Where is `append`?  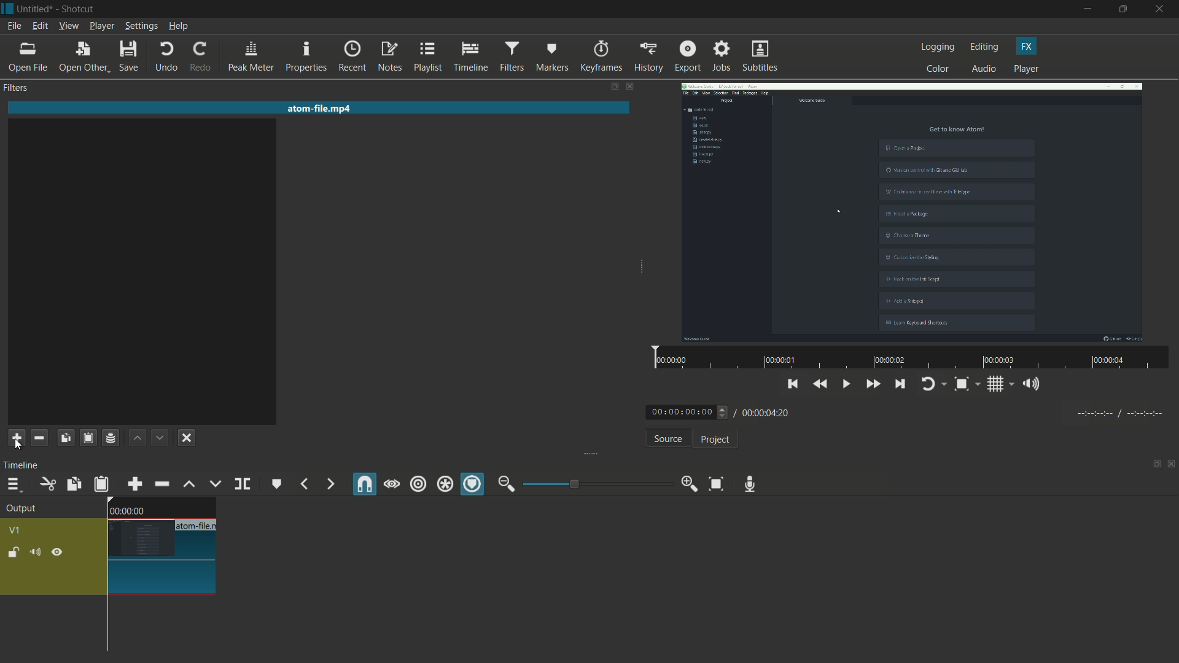 append is located at coordinates (133, 484).